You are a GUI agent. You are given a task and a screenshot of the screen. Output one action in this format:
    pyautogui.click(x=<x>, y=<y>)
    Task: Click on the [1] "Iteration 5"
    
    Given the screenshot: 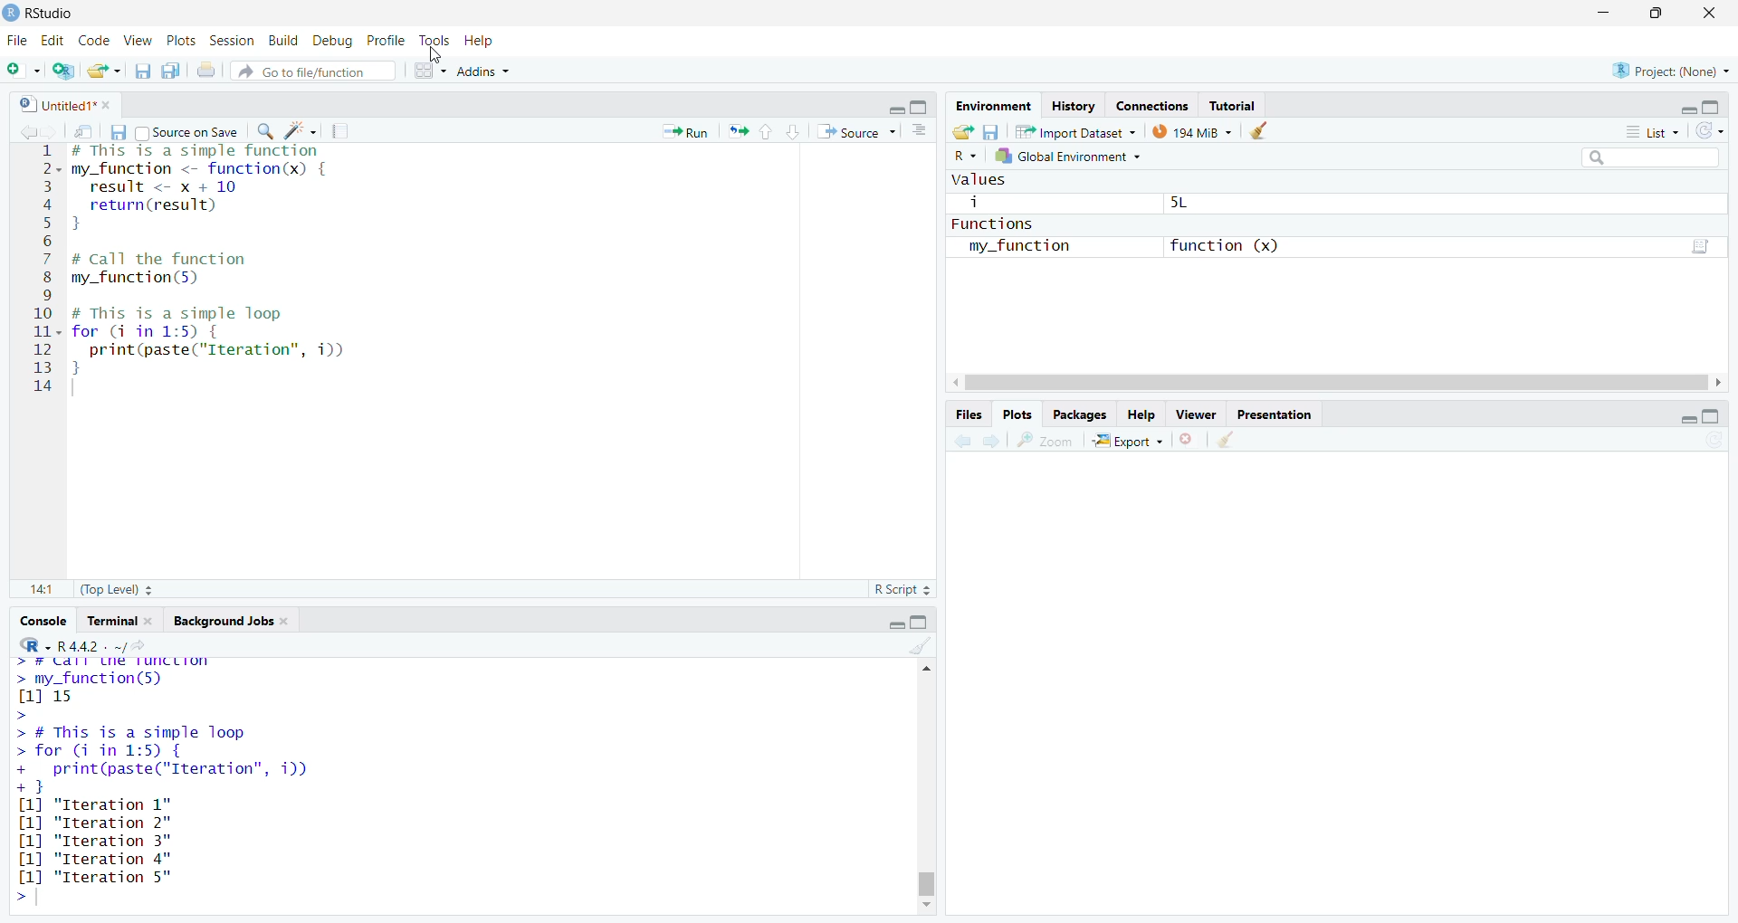 What is the action you would take?
    pyautogui.click(x=91, y=877)
    